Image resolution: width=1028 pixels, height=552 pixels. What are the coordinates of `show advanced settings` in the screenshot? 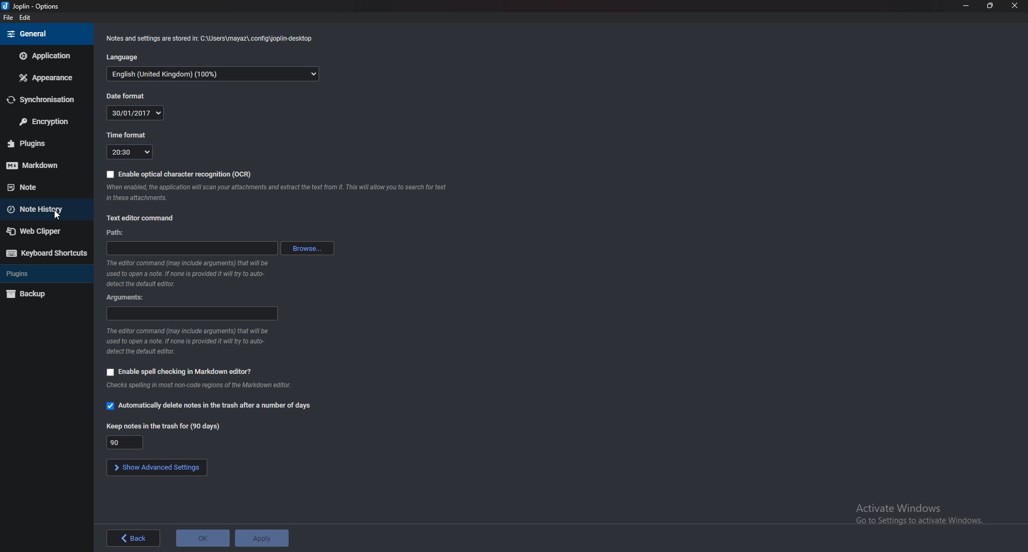 It's located at (156, 467).